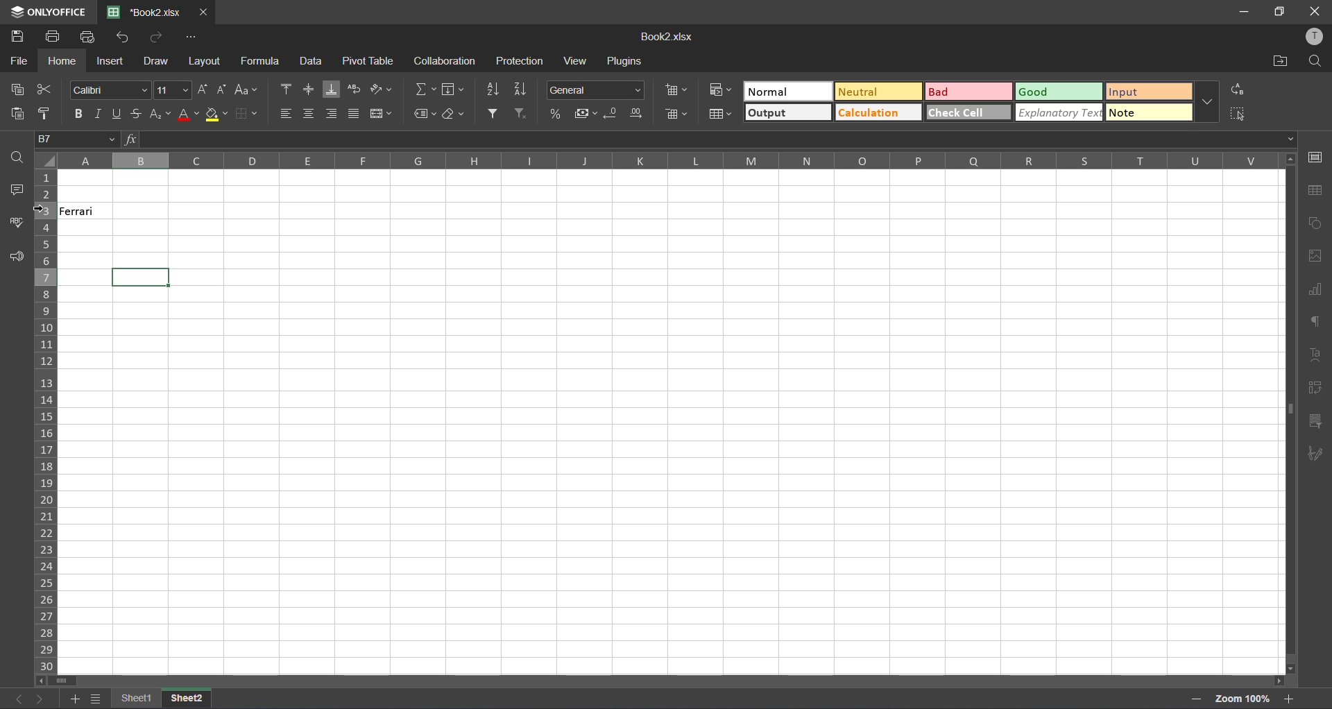 The image size is (1332, 709). I want to click on file name, so click(147, 12).